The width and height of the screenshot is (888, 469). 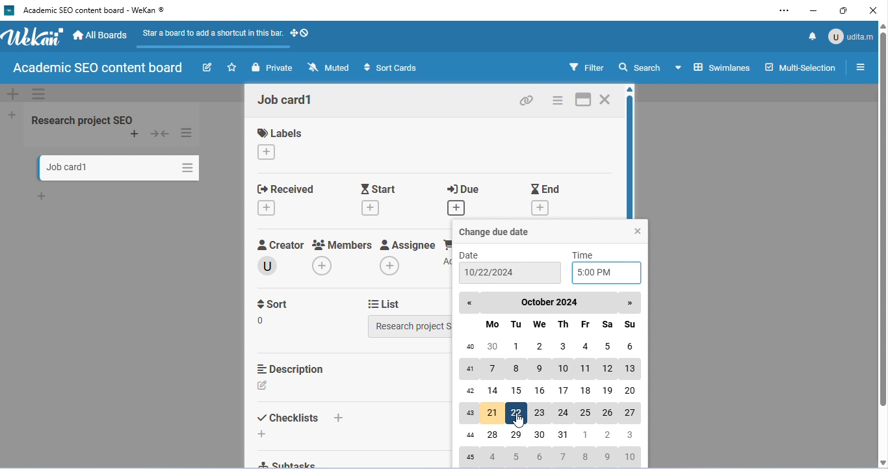 What do you see at coordinates (287, 418) in the screenshot?
I see `checklist` at bounding box center [287, 418].